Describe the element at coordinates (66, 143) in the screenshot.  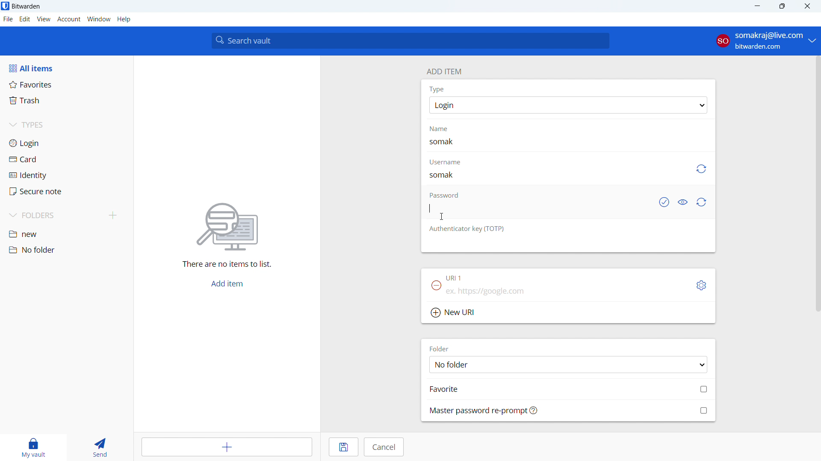
I see `login` at that location.